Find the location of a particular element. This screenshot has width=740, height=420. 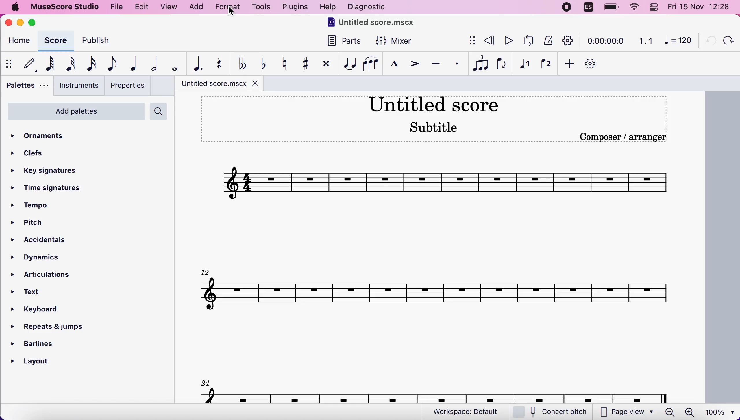

close is located at coordinates (256, 83).